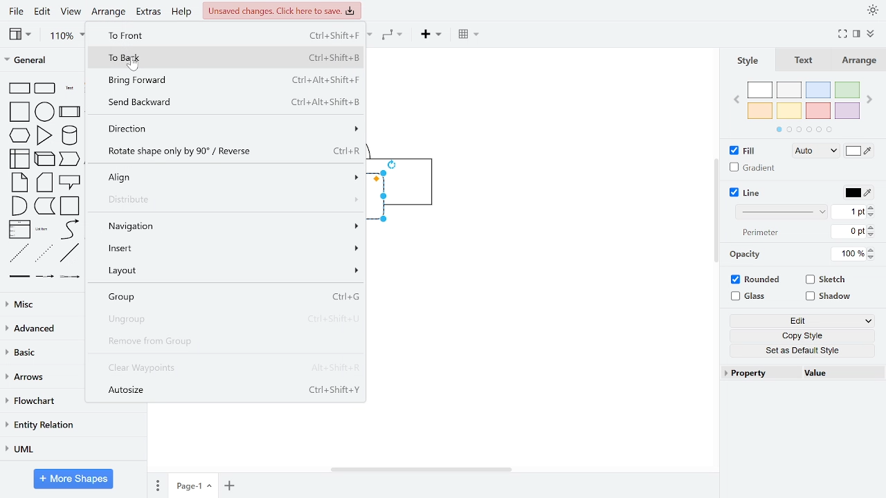  What do you see at coordinates (871, 11) in the screenshot?
I see `appearance` at bounding box center [871, 11].